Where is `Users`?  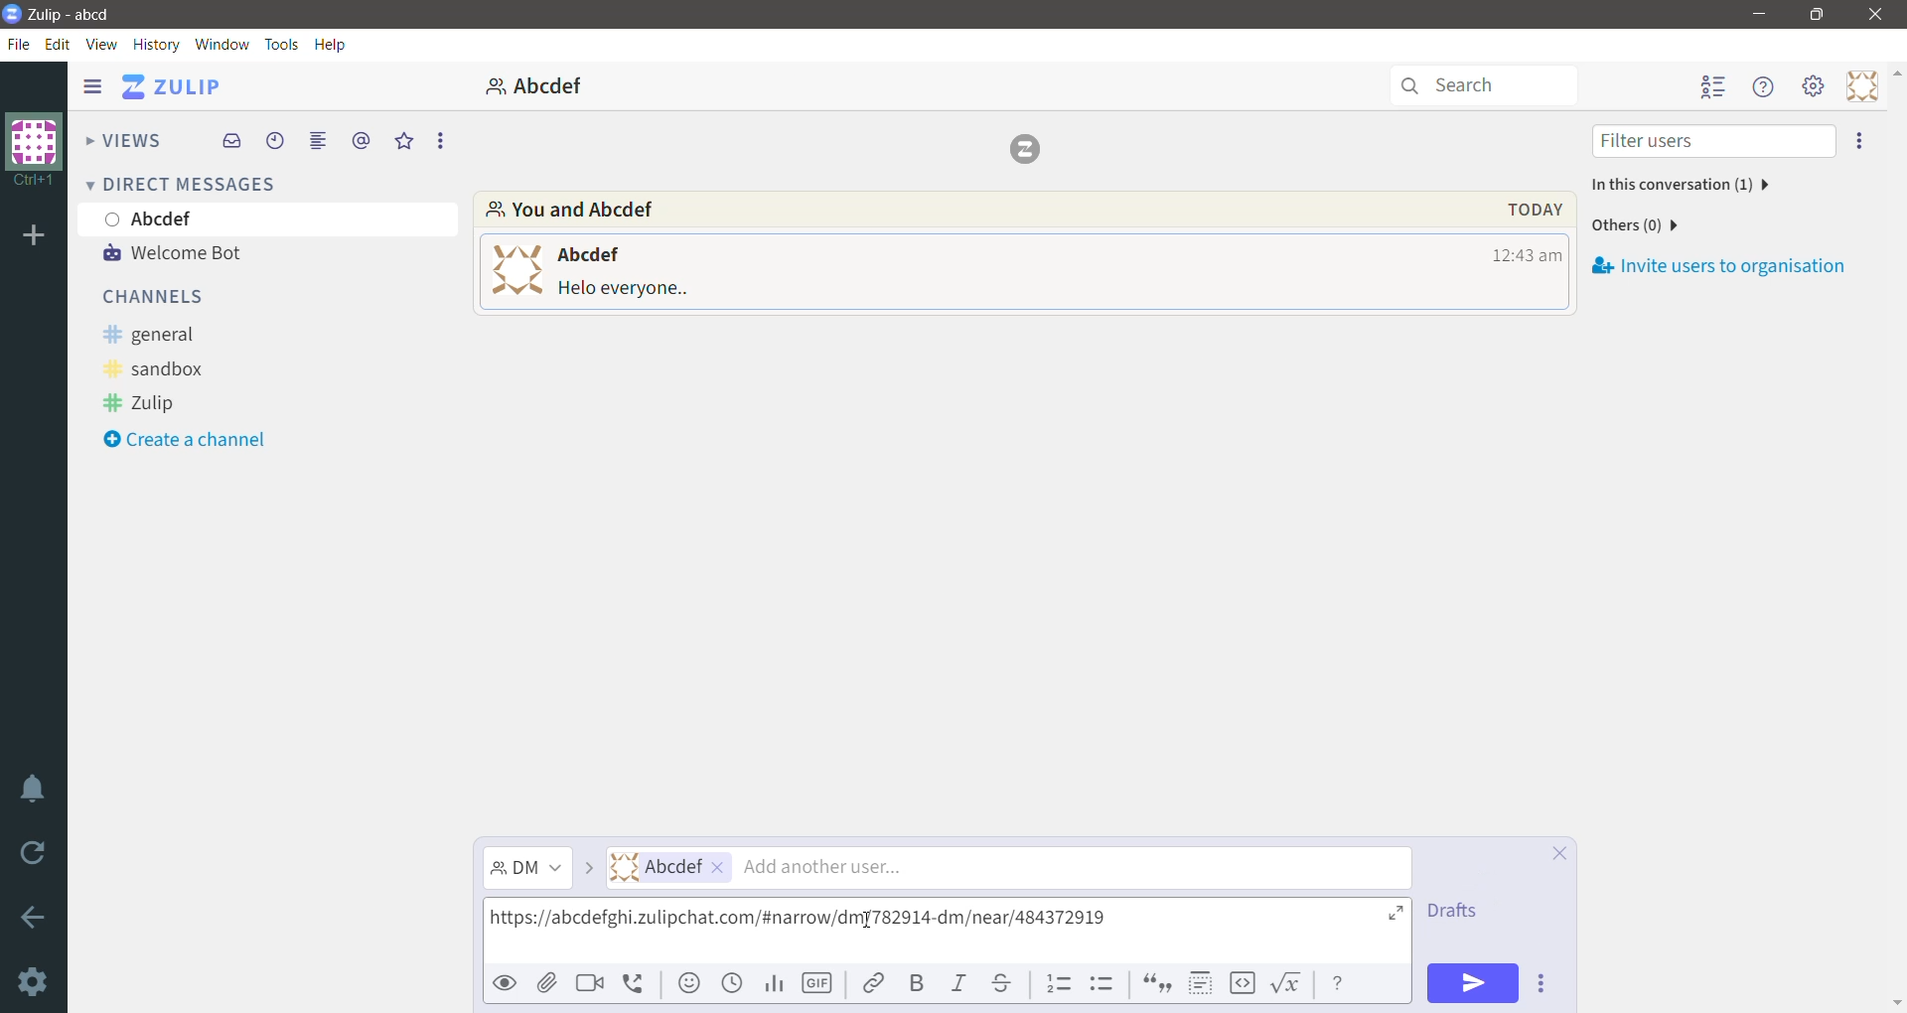
Users is located at coordinates (1009, 868).